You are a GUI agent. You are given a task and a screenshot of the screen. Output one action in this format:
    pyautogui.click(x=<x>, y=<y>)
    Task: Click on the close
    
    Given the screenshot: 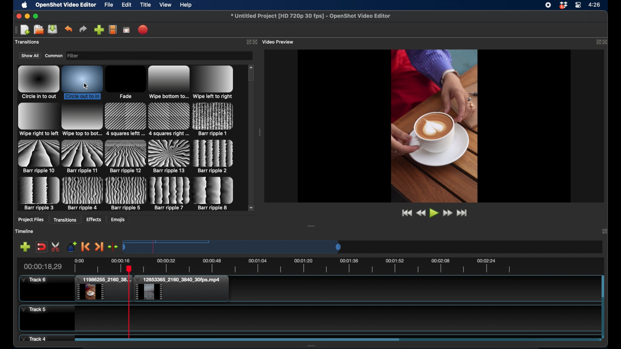 What is the action you would take?
    pyautogui.click(x=606, y=42)
    